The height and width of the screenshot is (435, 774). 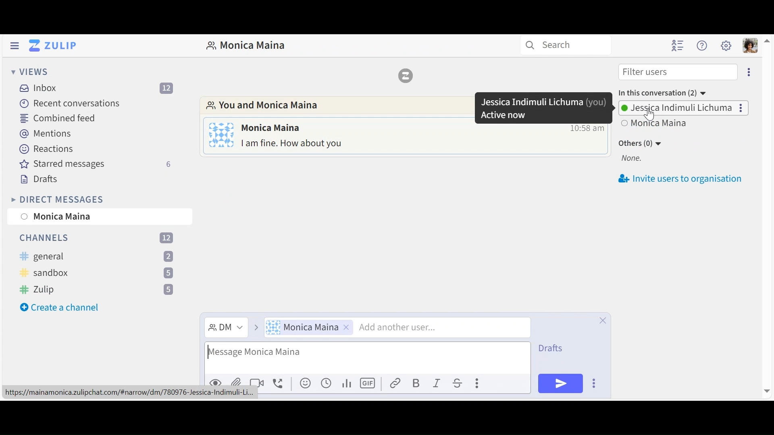 What do you see at coordinates (368, 384) in the screenshot?
I see `Add GIF` at bounding box center [368, 384].